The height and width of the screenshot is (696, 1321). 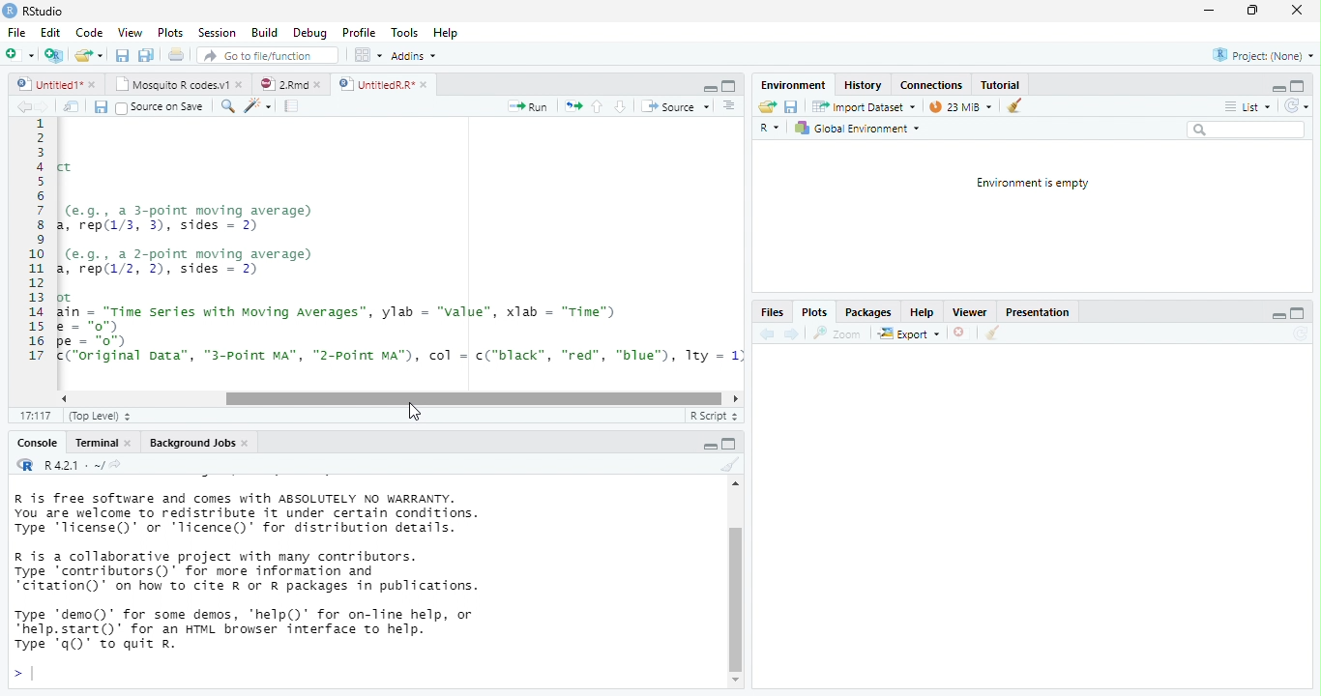 What do you see at coordinates (72, 464) in the screenshot?
I see `R 4.2.1 . ~/` at bounding box center [72, 464].